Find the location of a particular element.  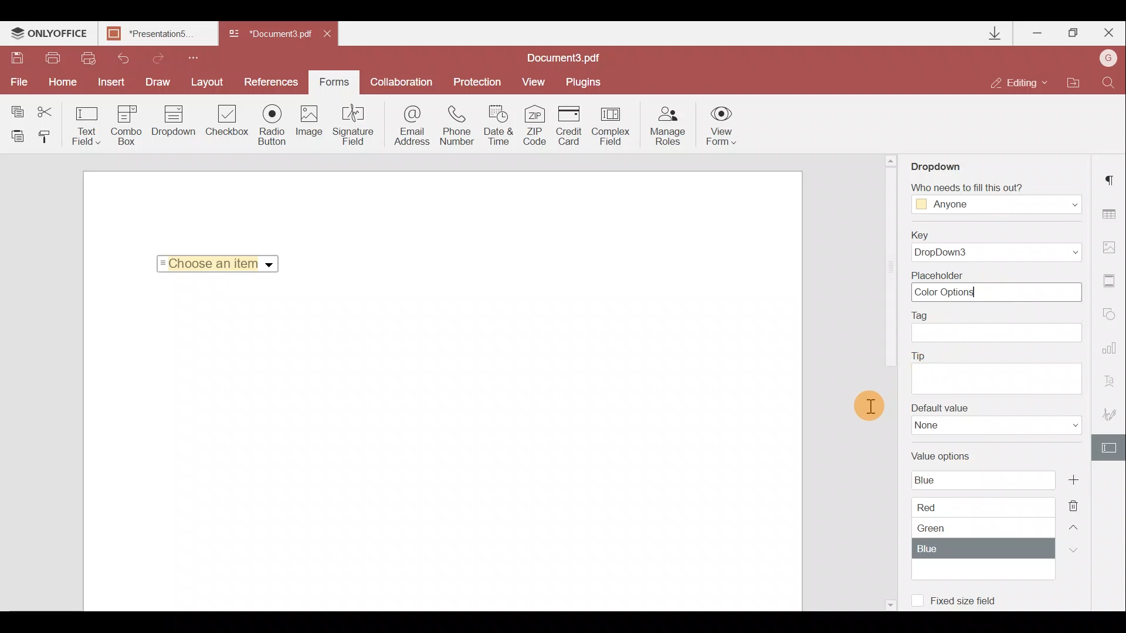

Email address is located at coordinates (408, 128).